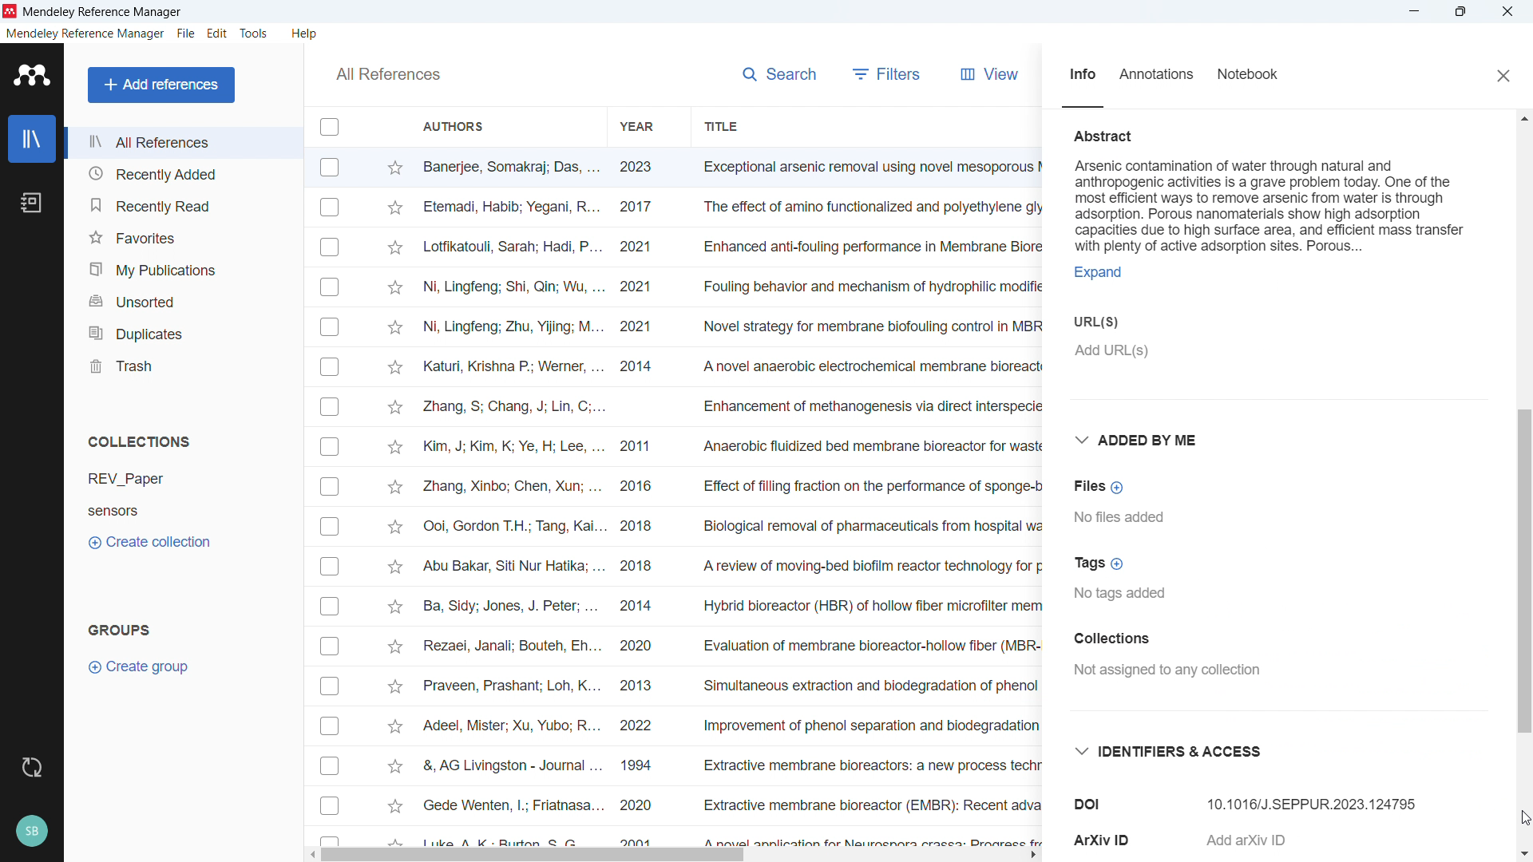 The height and width of the screenshot is (862, 1533). What do you see at coordinates (396, 840) in the screenshot?
I see `click to starmark individuals entries` at bounding box center [396, 840].